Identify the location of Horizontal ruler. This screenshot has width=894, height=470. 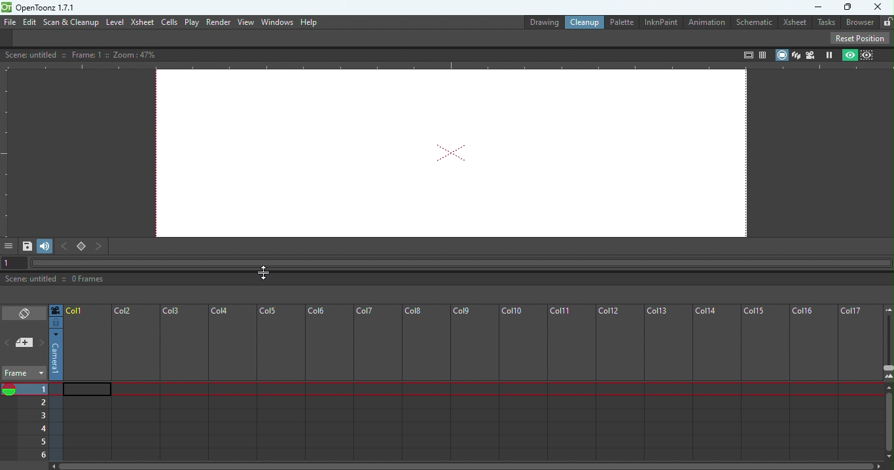
(447, 66).